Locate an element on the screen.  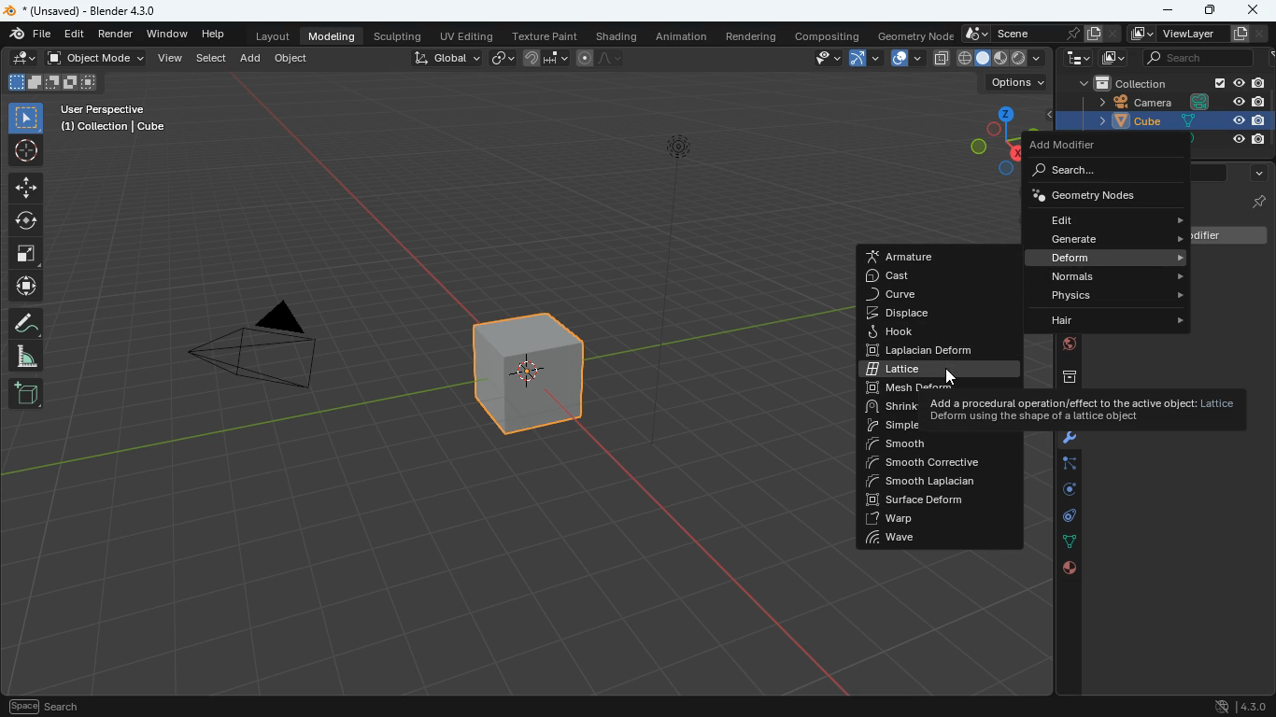
pan view is located at coordinates (36, 705).